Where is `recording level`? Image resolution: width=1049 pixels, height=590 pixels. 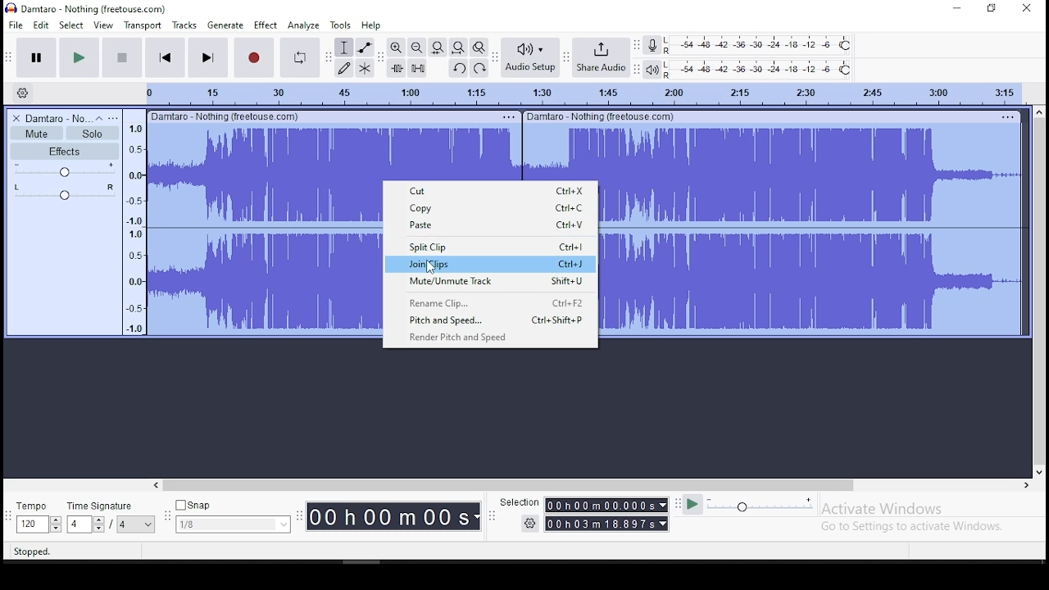
recording level is located at coordinates (758, 45).